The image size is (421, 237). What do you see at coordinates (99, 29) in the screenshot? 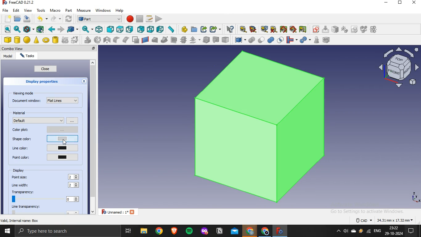
I see `isometric` at bounding box center [99, 29].